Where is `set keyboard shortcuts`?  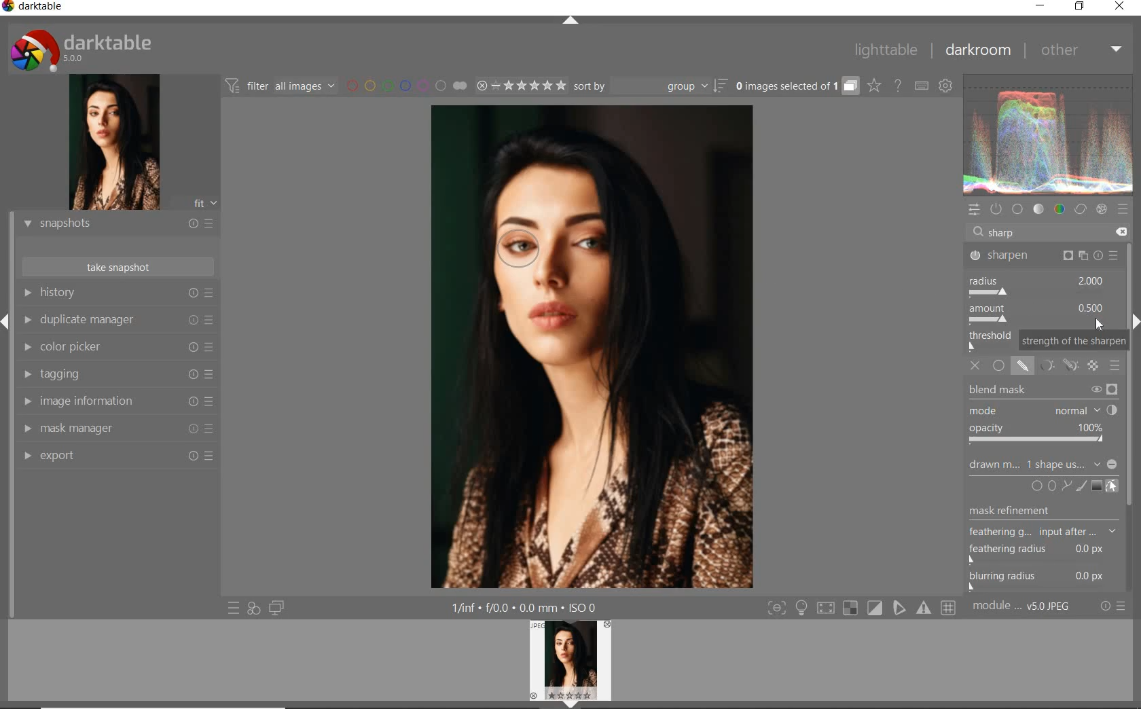
set keyboard shortcuts is located at coordinates (922, 87).